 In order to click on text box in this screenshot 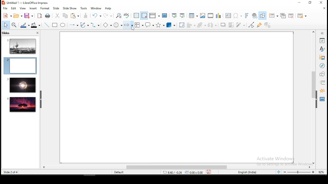, I will do `click(228, 16)`.